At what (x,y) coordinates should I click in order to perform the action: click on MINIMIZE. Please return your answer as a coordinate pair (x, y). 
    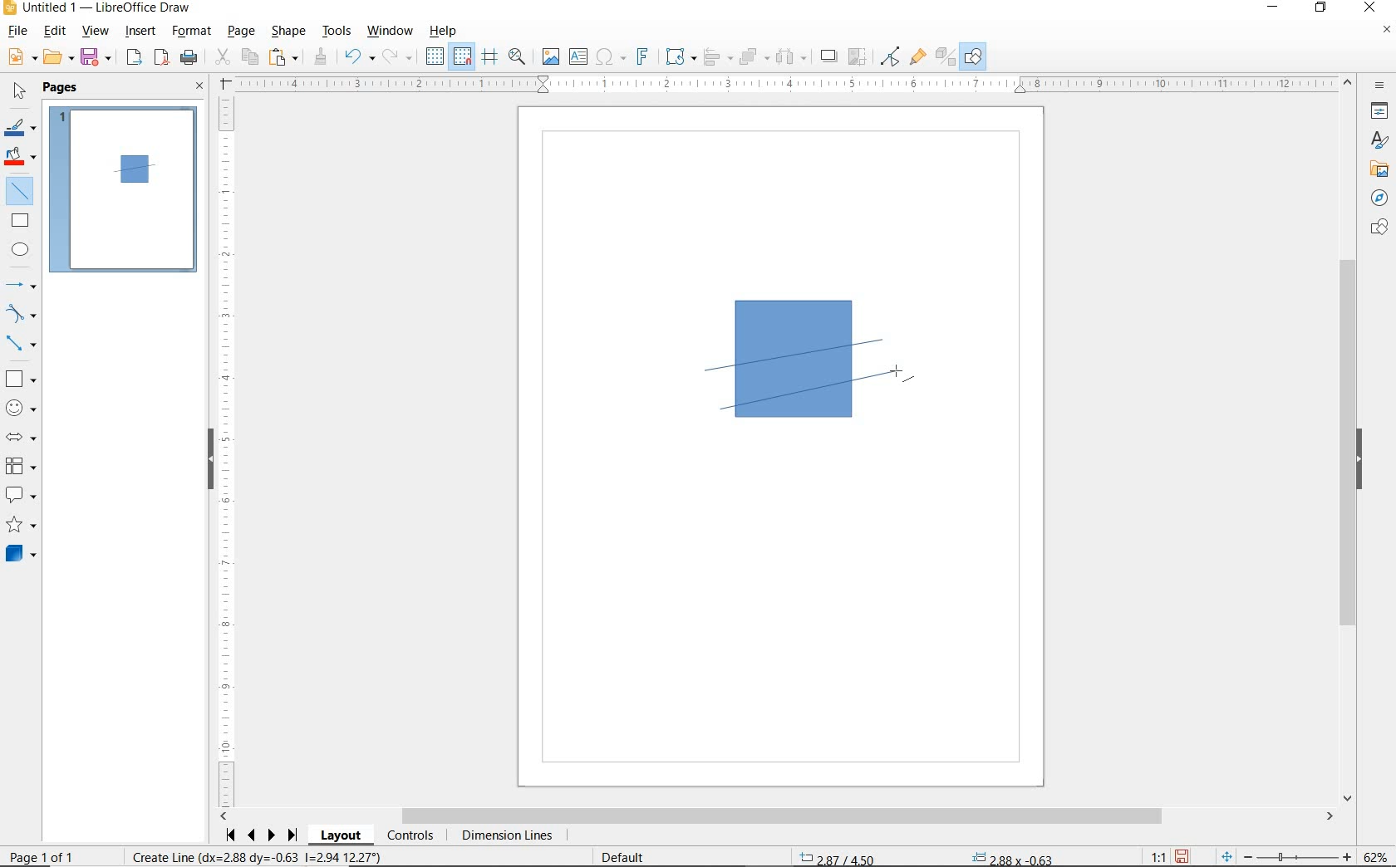
    Looking at the image, I should click on (1277, 8).